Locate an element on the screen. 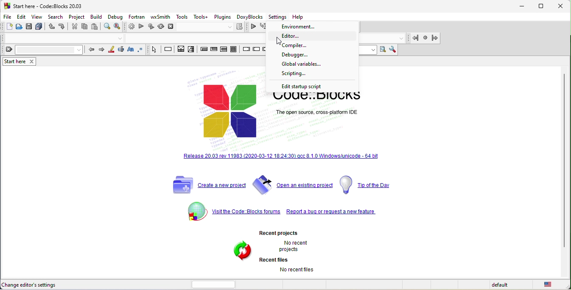 The width and height of the screenshot is (571, 290). tools is located at coordinates (183, 17).